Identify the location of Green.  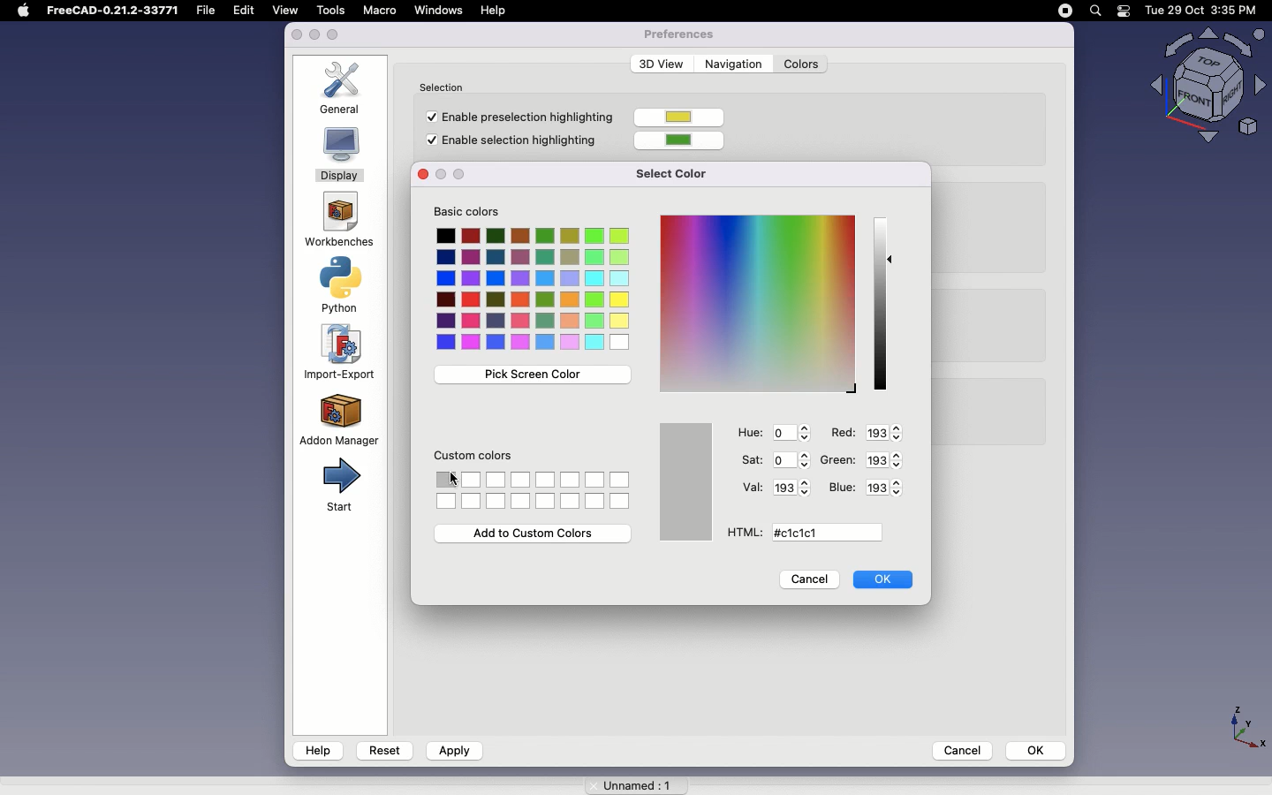
(839, 458).